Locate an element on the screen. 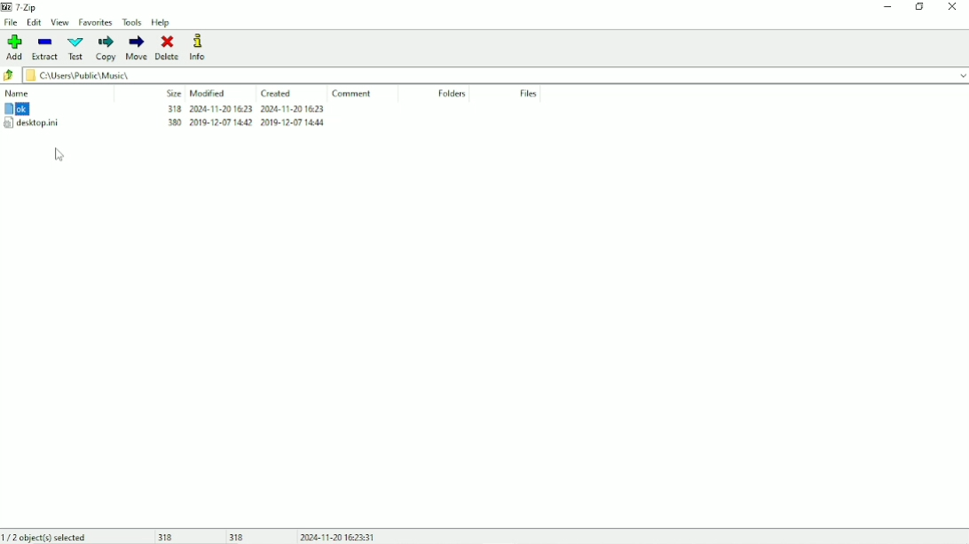  1/2 object(s) selected is located at coordinates (47, 537).